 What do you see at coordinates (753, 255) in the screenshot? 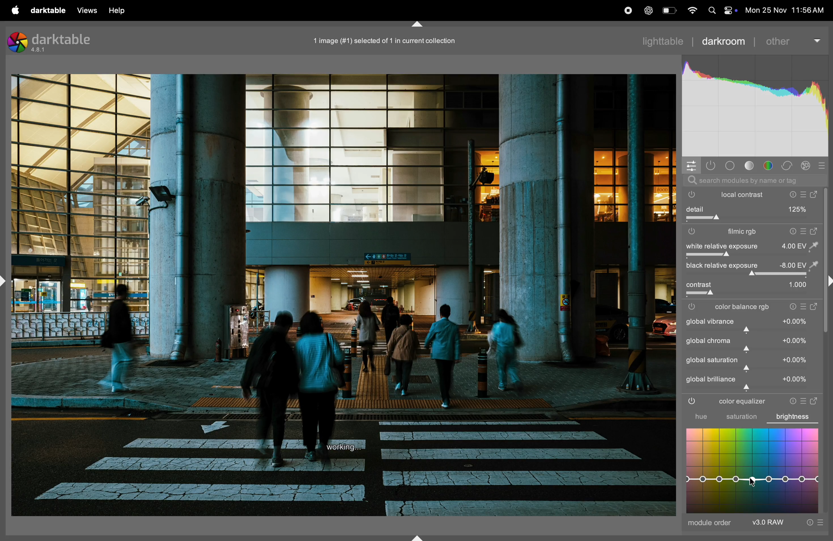
I see `slider` at bounding box center [753, 255].